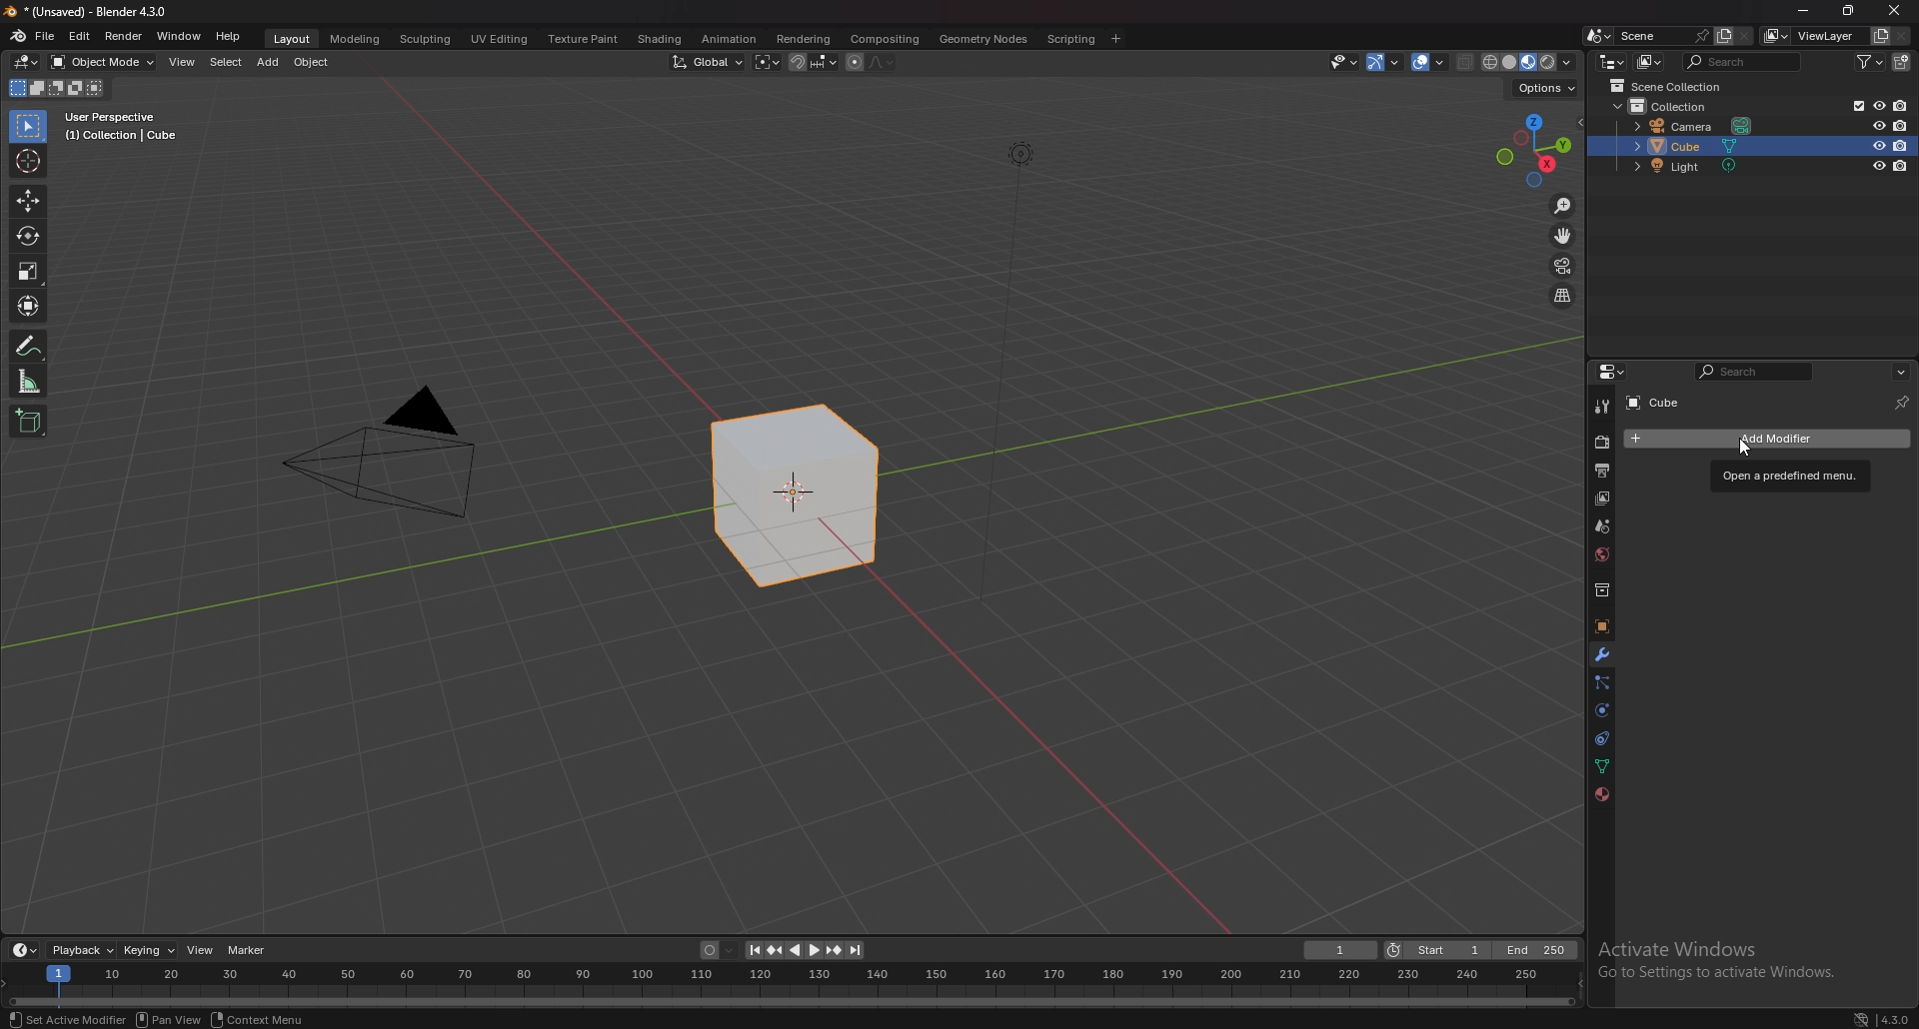  Describe the element at coordinates (719, 951) in the screenshot. I see `auto keying` at that location.